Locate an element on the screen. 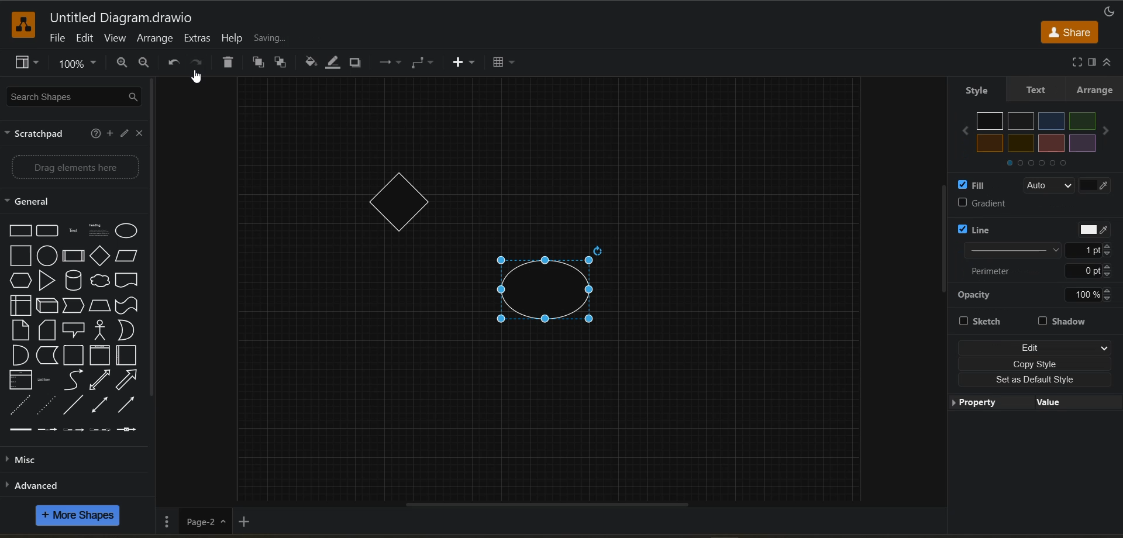  callout is located at coordinates (73, 330).